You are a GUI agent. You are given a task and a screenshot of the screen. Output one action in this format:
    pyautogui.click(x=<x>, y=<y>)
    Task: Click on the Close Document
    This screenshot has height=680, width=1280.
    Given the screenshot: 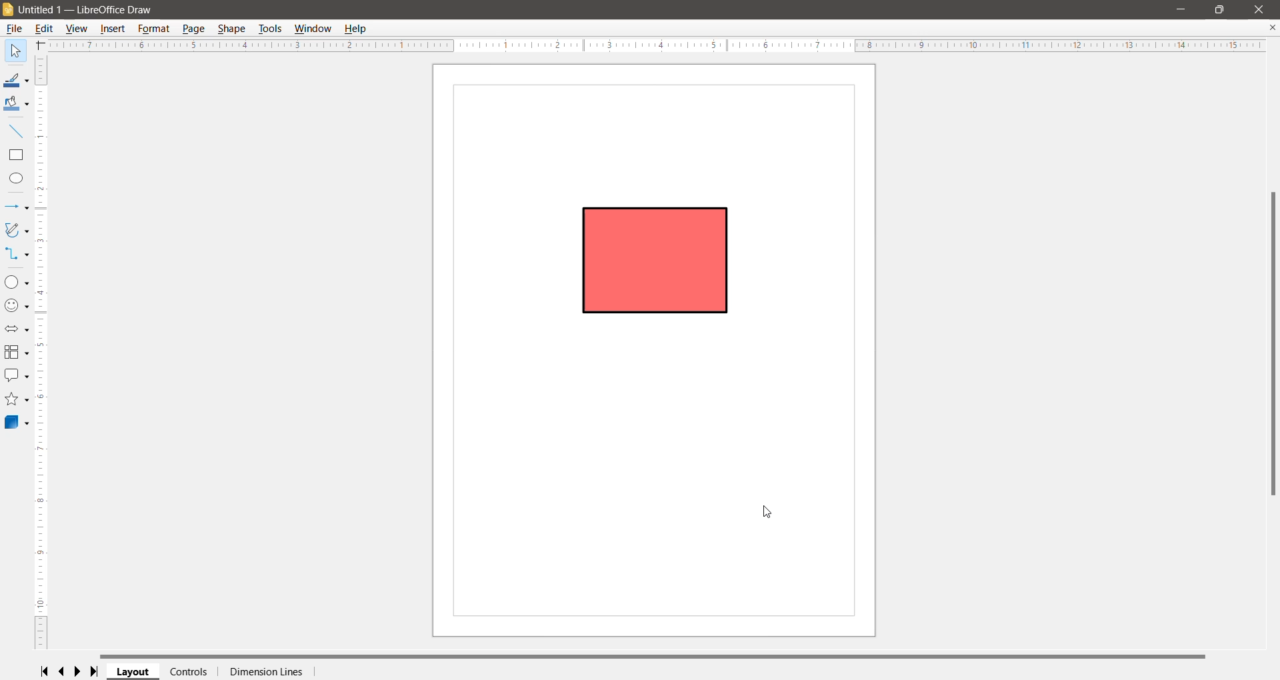 What is the action you would take?
    pyautogui.click(x=1272, y=27)
    